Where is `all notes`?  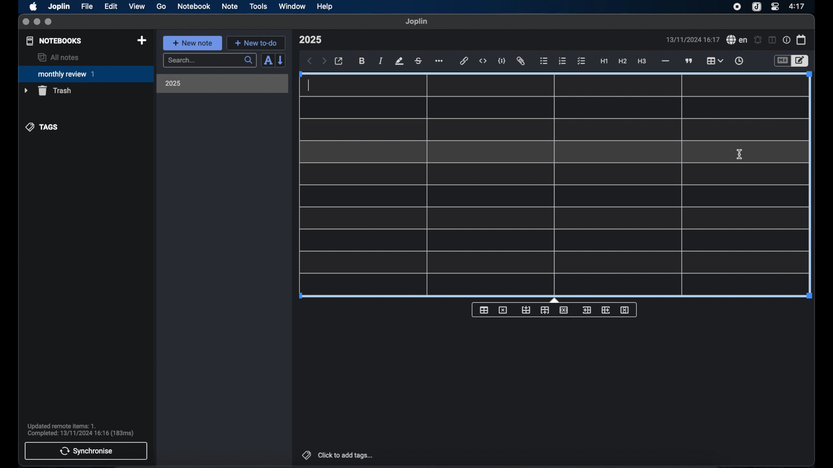
all notes is located at coordinates (58, 57).